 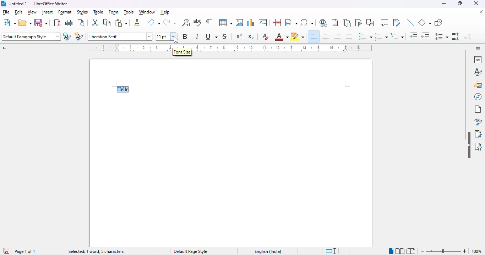 What do you see at coordinates (281, 36) in the screenshot?
I see `font color` at bounding box center [281, 36].